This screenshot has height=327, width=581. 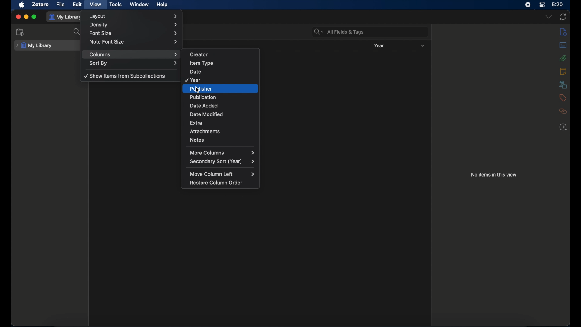 I want to click on search bar, so click(x=339, y=32).